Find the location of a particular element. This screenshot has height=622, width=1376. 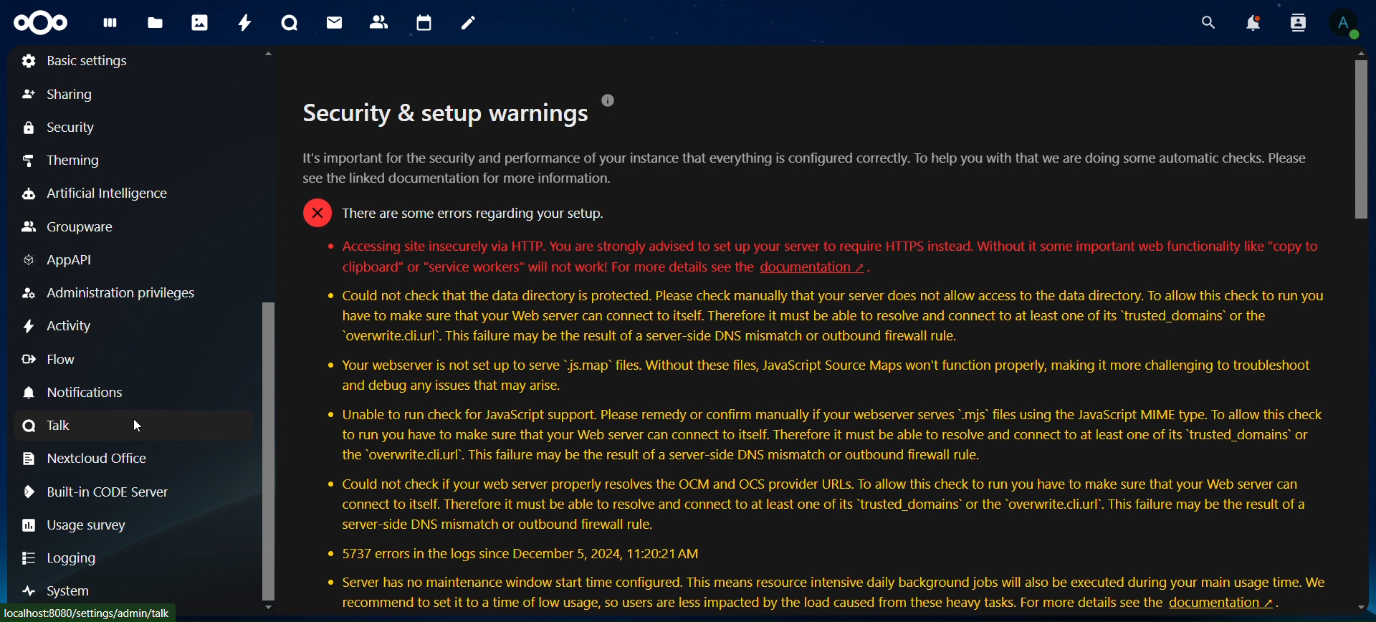

logging is located at coordinates (61, 559).